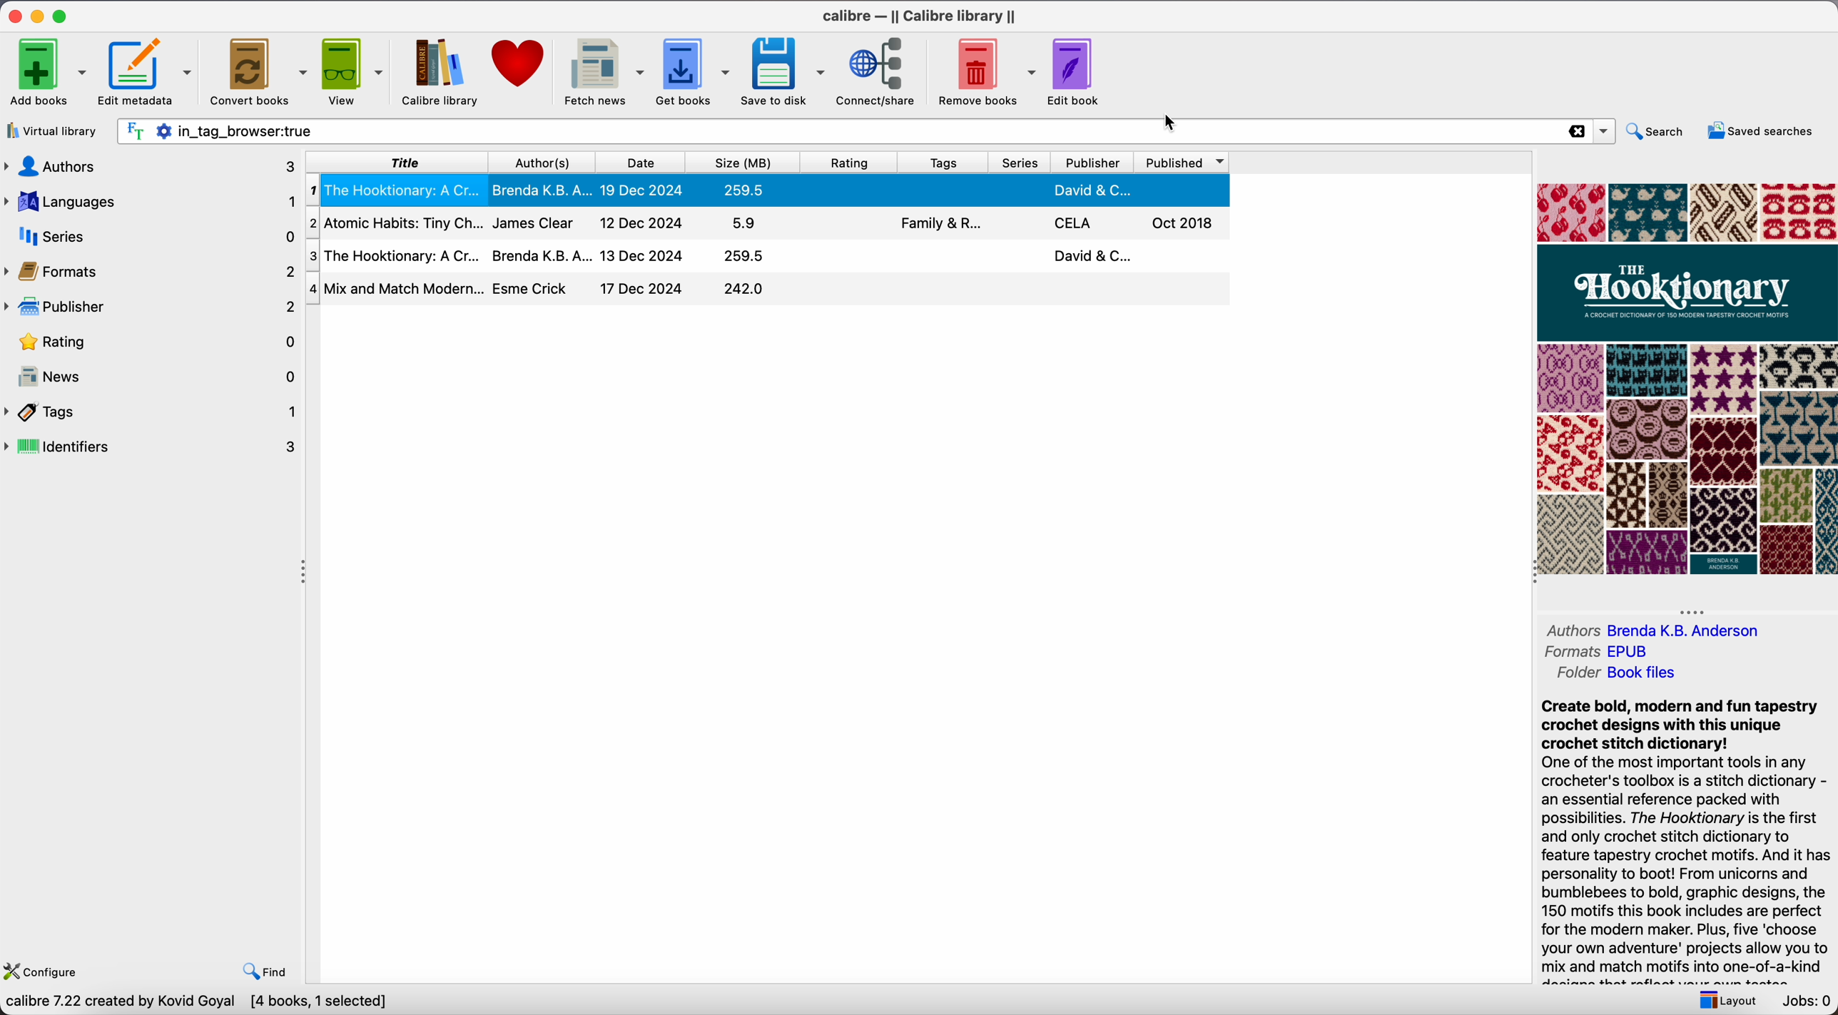 The width and height of the screenshot is (1838, 1015). What do you see at coordinates (1173, 121) in the screenshot?
I see `cursor` at bounding box center [1173, 121].